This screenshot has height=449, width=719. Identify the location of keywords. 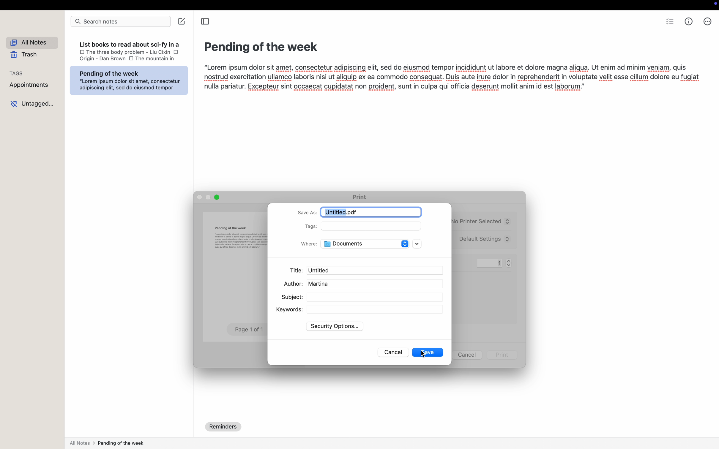
(289, 309).